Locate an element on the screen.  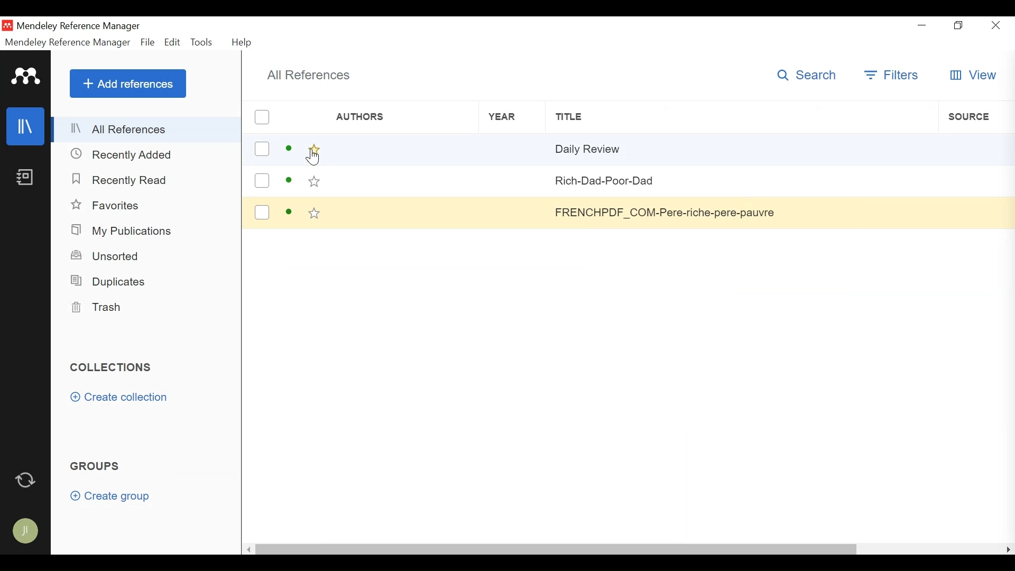
Recently Read is located at coordinates (125, 180).